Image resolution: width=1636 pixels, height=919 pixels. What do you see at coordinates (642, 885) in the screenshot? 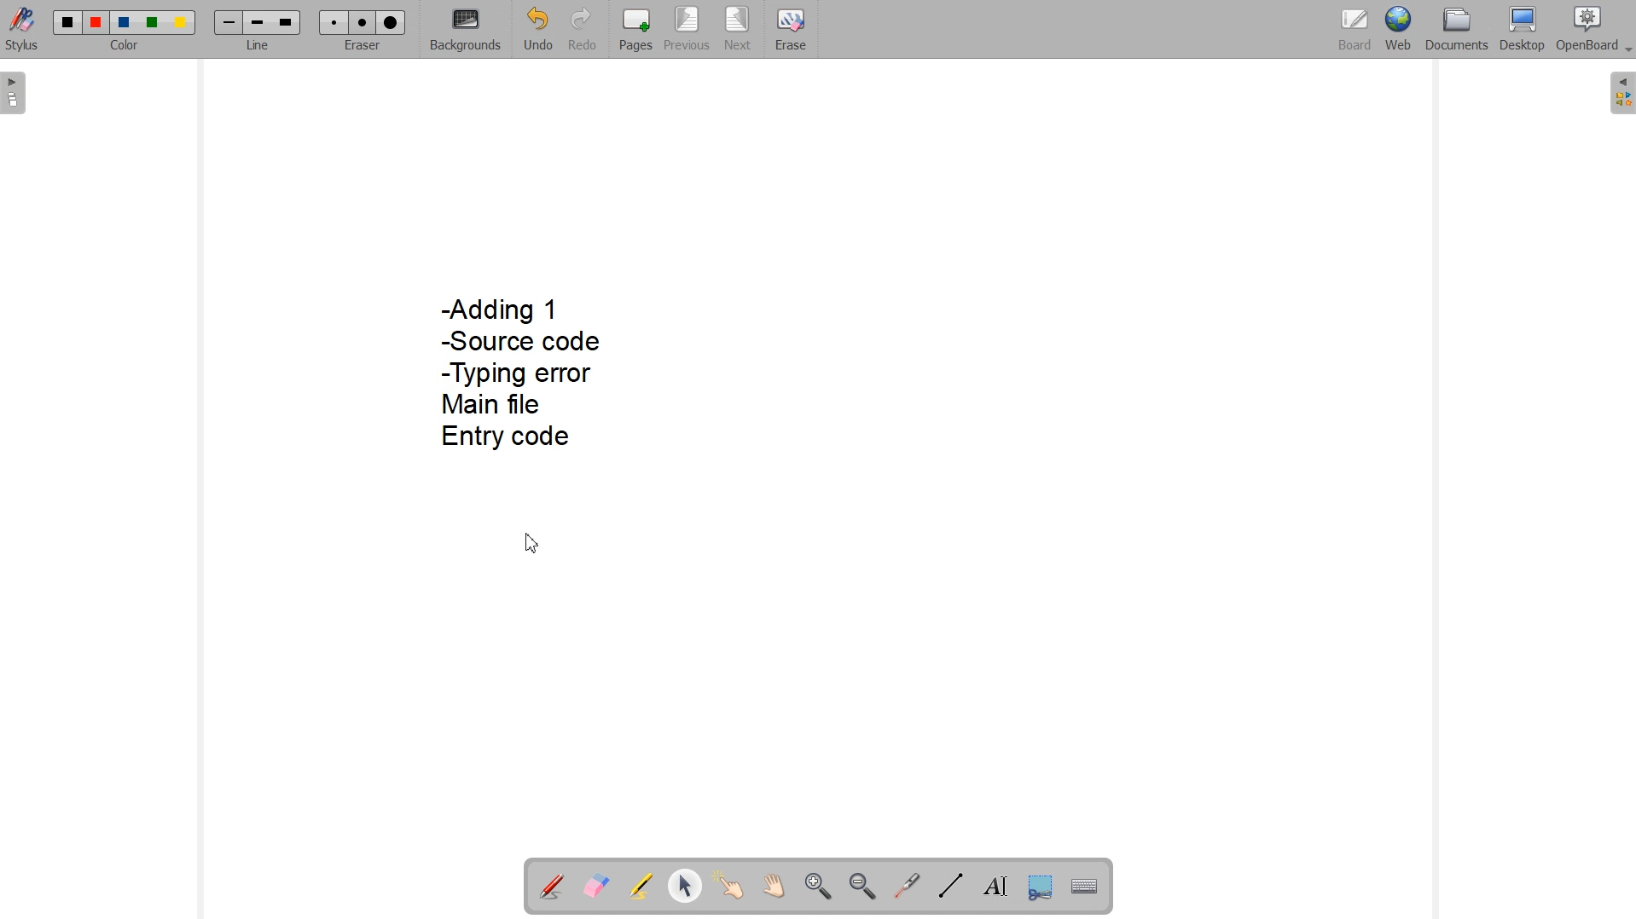
I see `Highlight` at bounding box center [642, 885].